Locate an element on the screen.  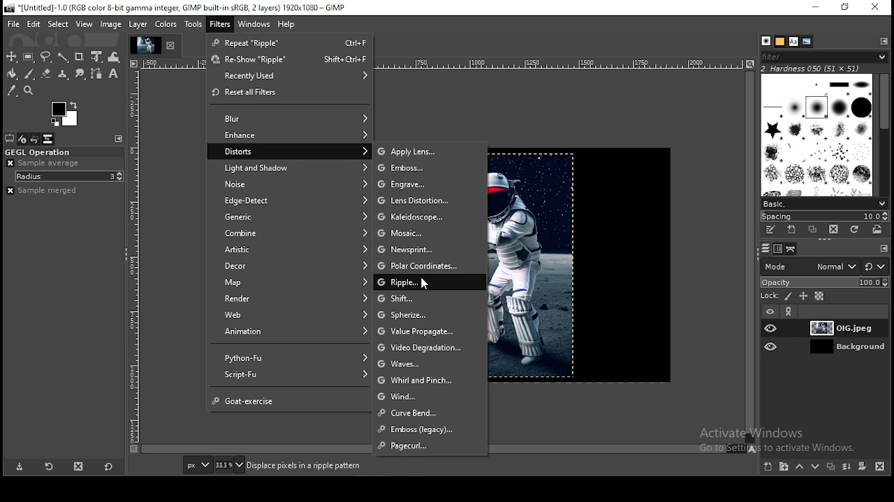
engrave is located at coordinates (425, 184).